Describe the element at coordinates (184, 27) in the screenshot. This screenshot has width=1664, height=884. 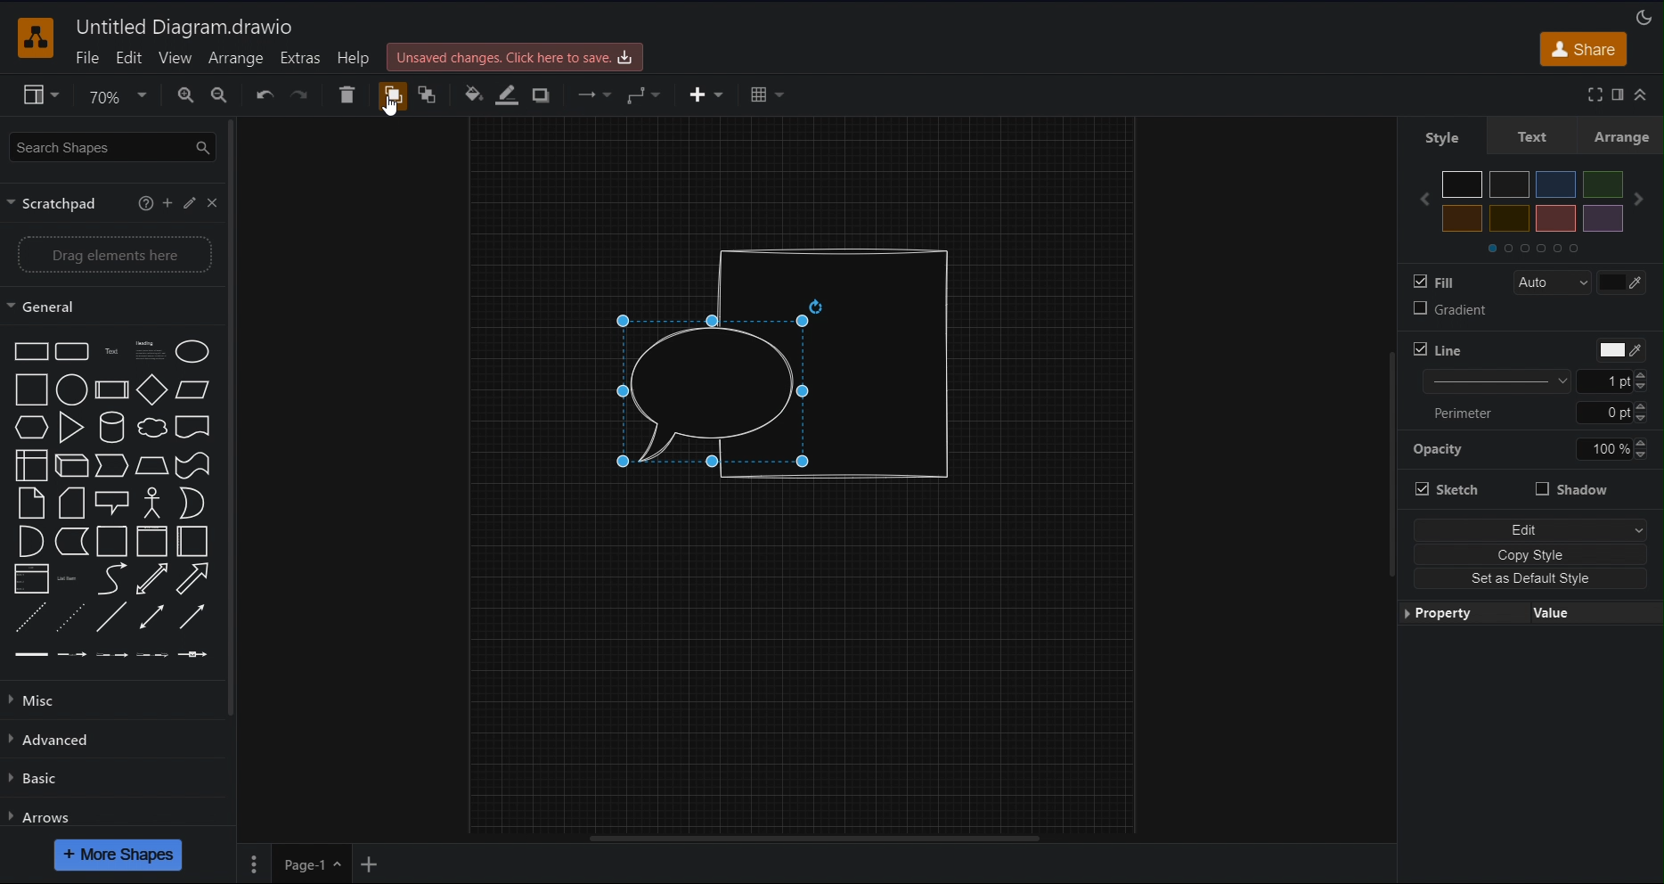
I see `Untitled Diagram.drawio` at that location.